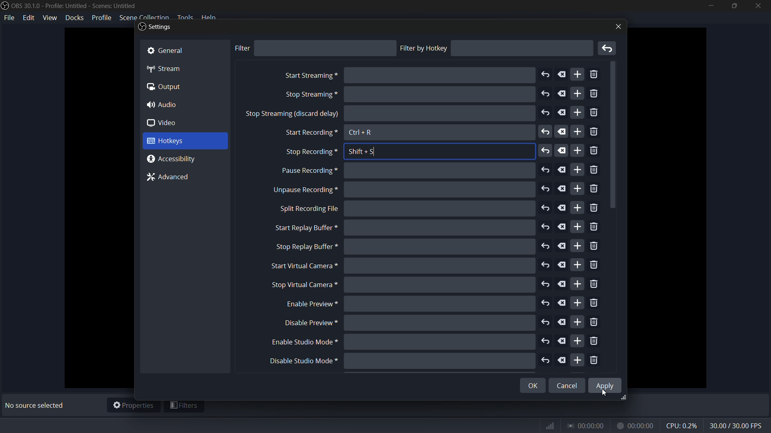 The height and width of the screenshot is (433, 771). Describe the element at coordinates (595, 265) in the screenshot. I see `remove` at that location.